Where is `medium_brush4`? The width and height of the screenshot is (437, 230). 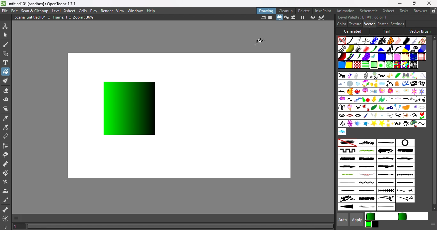 medium_brush4 is located at coordinates (404, 167).